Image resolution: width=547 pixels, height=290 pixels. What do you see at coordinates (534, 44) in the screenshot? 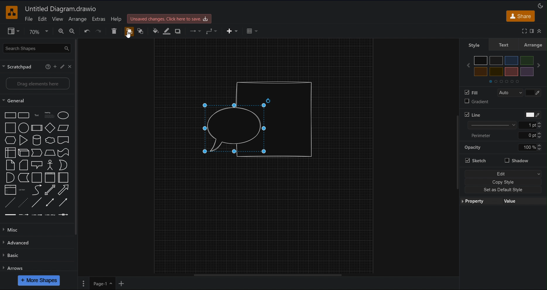
I see `Arrange` at bounding box center [534, 44].